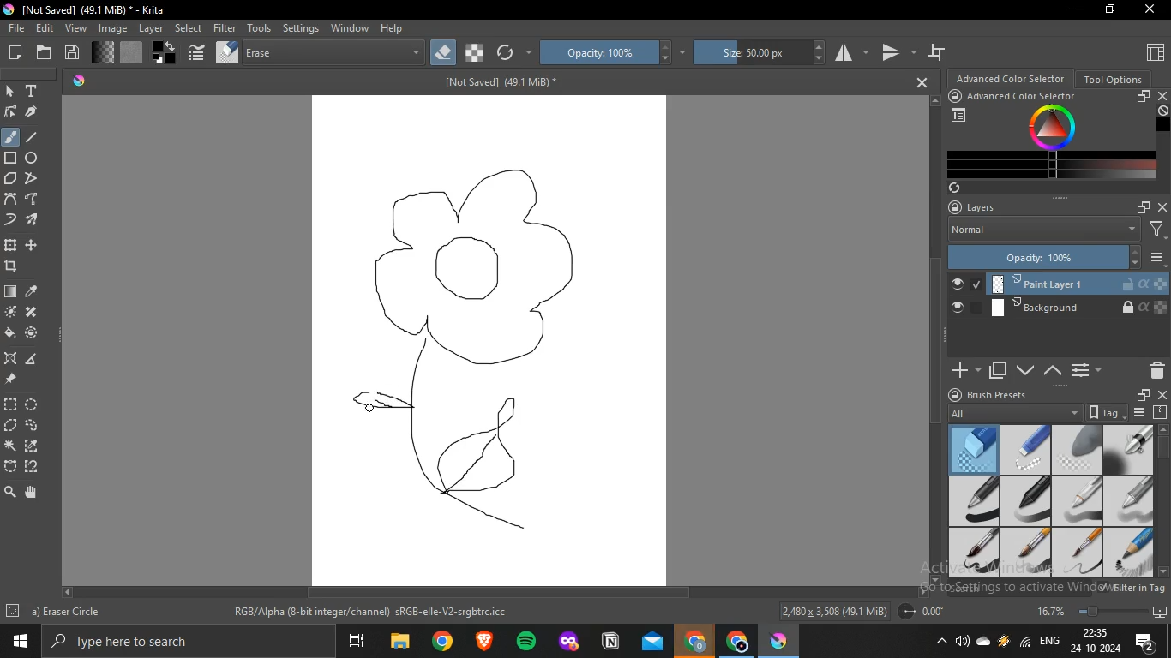 The width and height of the screenshot is (1171, 658). What do you see at coordinates (10, 332) in the screenshot?
I see `fill selection` at bounding box center [10, 332].